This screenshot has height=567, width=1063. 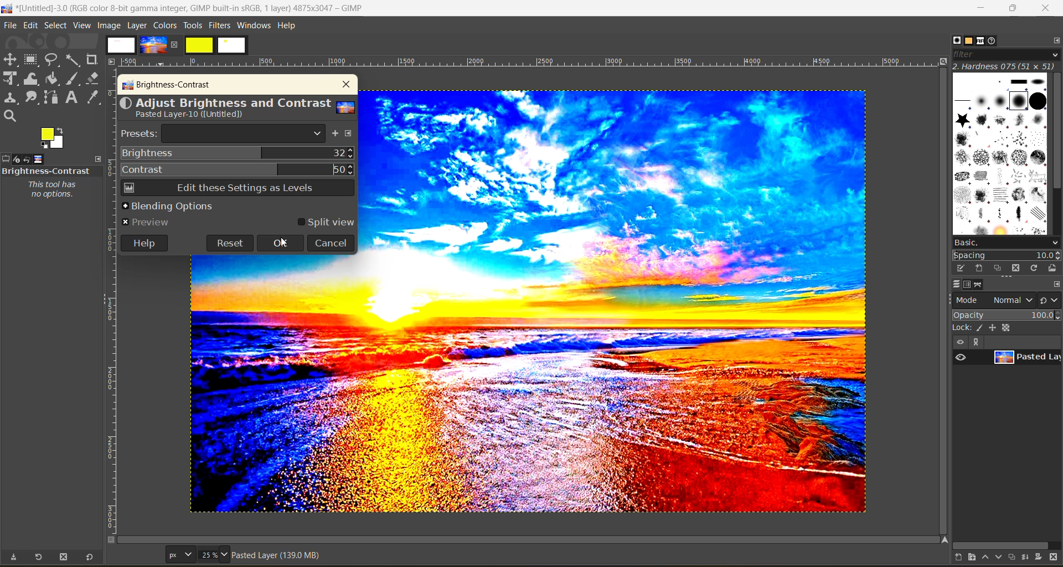 I want to click on hardness, so click(x=1006, y=66).